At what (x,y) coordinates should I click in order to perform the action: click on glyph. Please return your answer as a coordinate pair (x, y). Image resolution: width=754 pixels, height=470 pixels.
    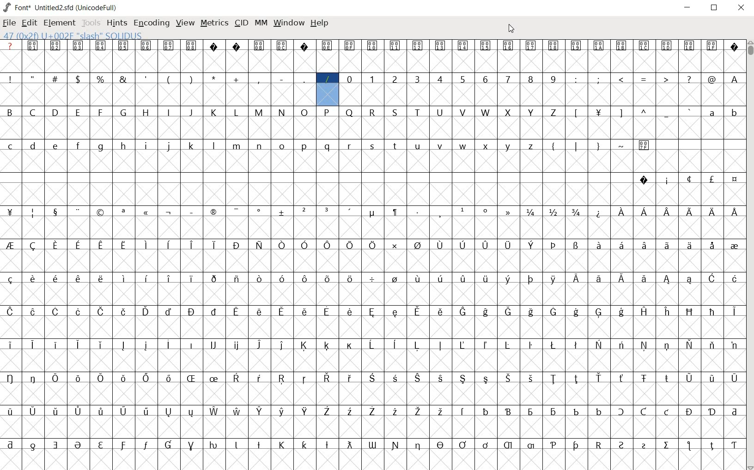
    Looking at the image, I should click on (123, 45).